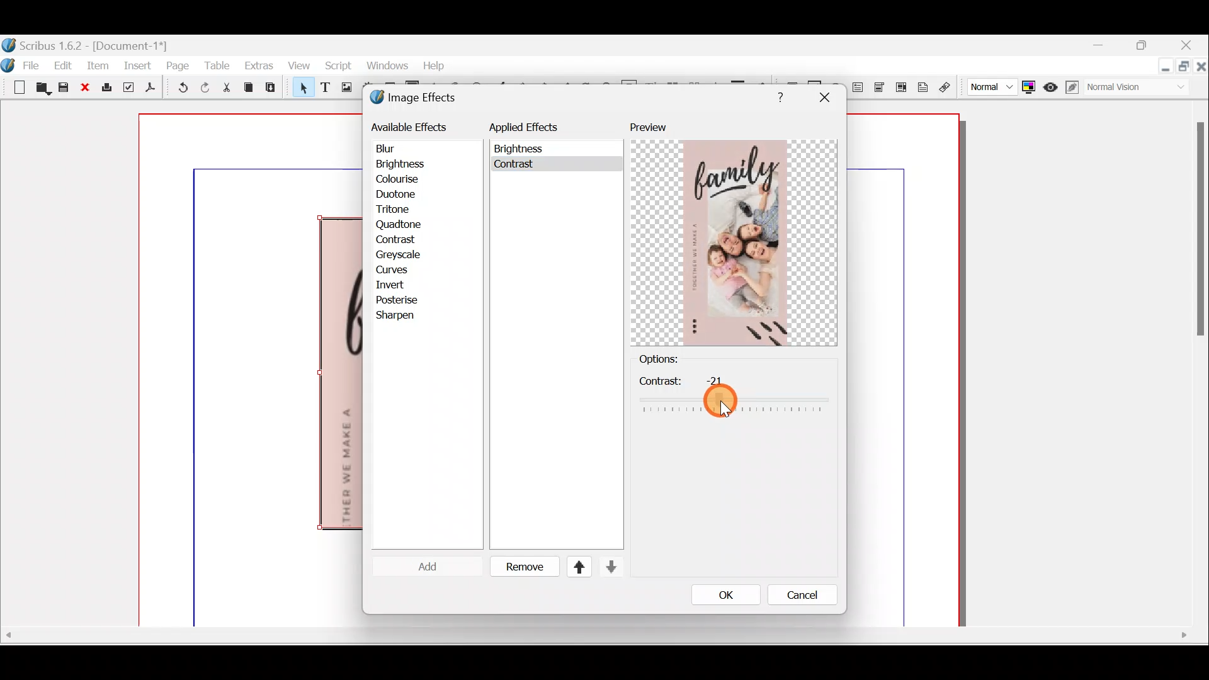 The width and height of the screenshot is (1209, 680). What do you see at coordinates (946, 88) in the screenshot?
I see `Link annotation` at bounding box center [946, 88].